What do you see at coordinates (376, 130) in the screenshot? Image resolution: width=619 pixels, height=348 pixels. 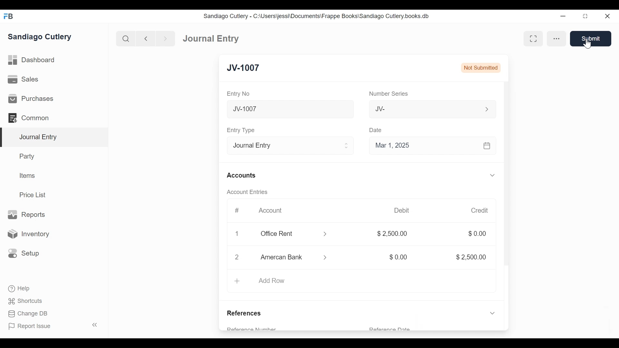 I see `Date` at bounding box center [376, 130].